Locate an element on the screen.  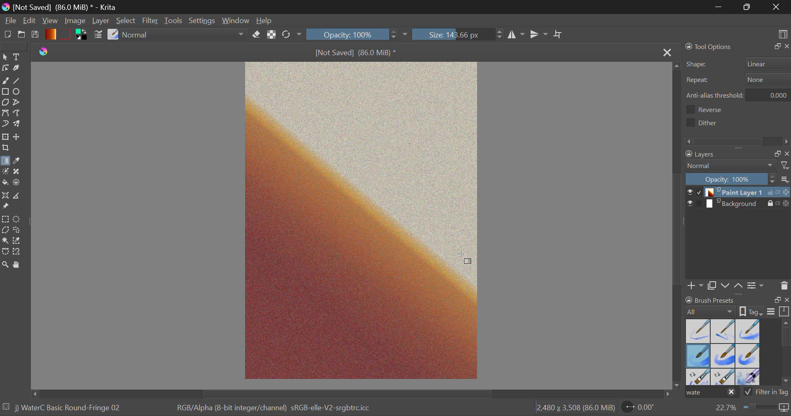
move up is located at coordinates (674, 65).